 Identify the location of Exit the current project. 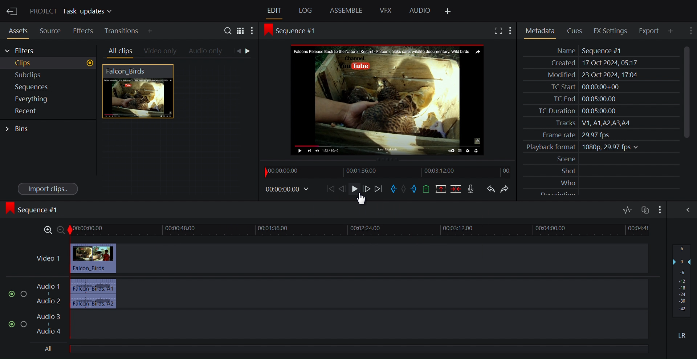
(12, 11).